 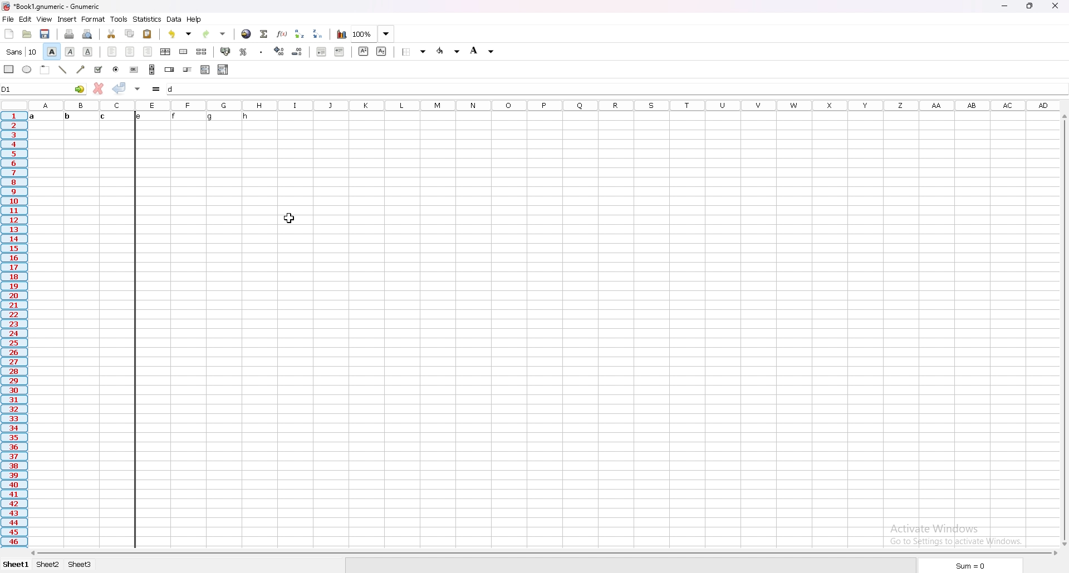 I want to click on tools, so click(x=120, y=19).